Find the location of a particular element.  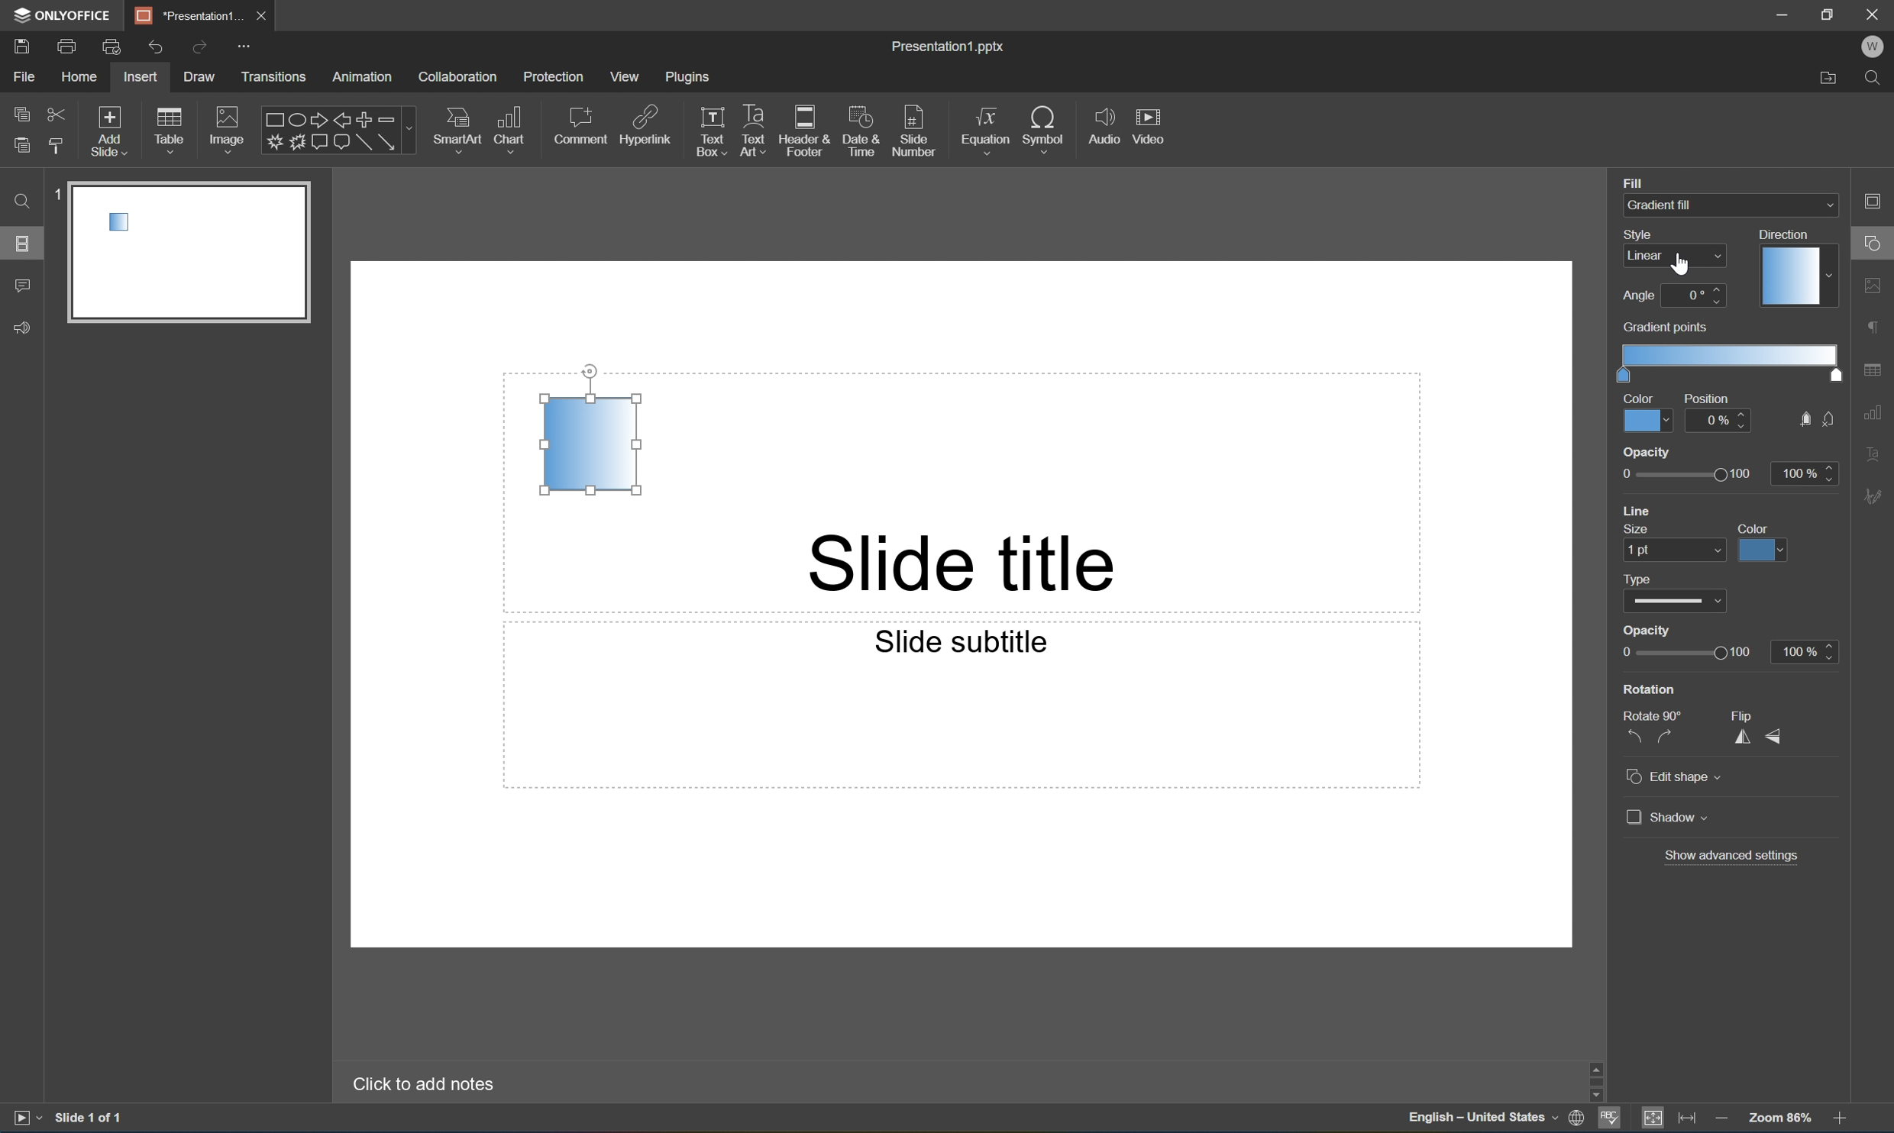

 is located at coordinates (296, 142).